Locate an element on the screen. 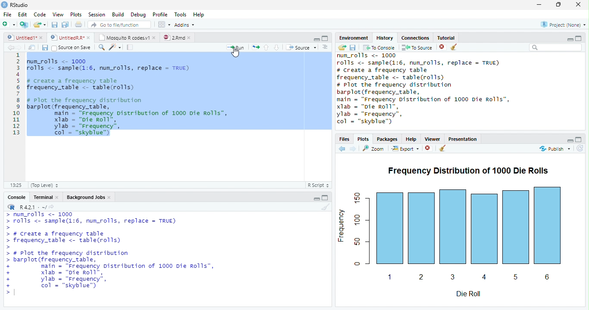  6 is located at coordinates (548, 277).